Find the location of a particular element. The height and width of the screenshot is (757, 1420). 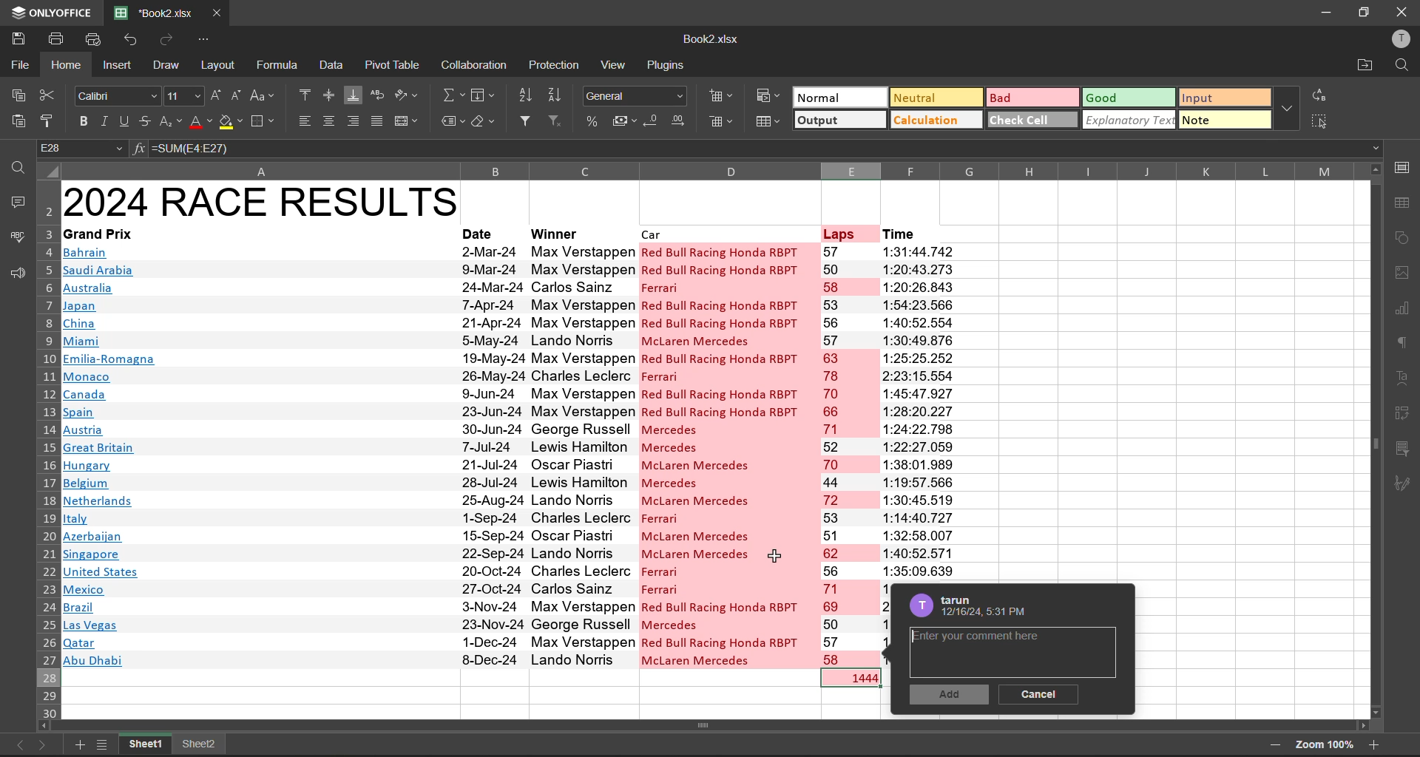

copy style is located at coordinates (48, 121).